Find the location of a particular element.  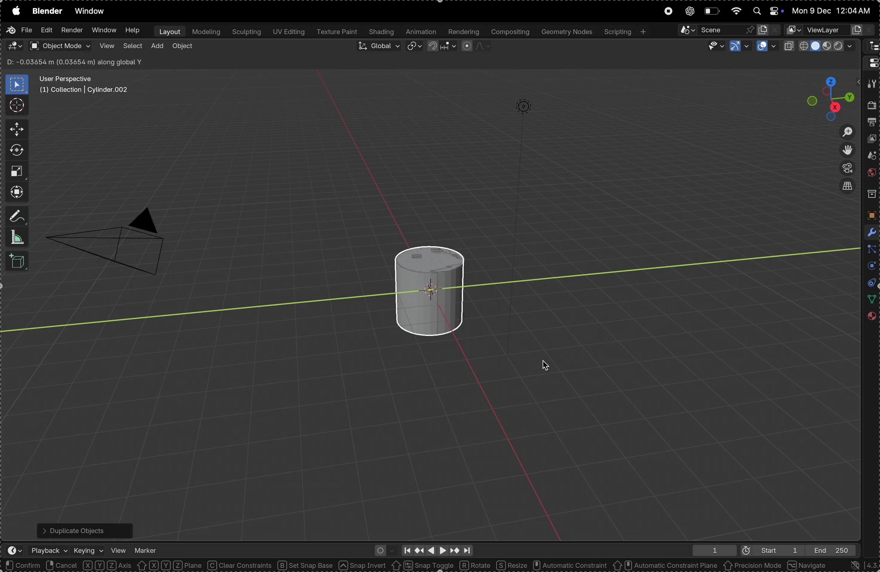

data is located at coordinates (870, 299).